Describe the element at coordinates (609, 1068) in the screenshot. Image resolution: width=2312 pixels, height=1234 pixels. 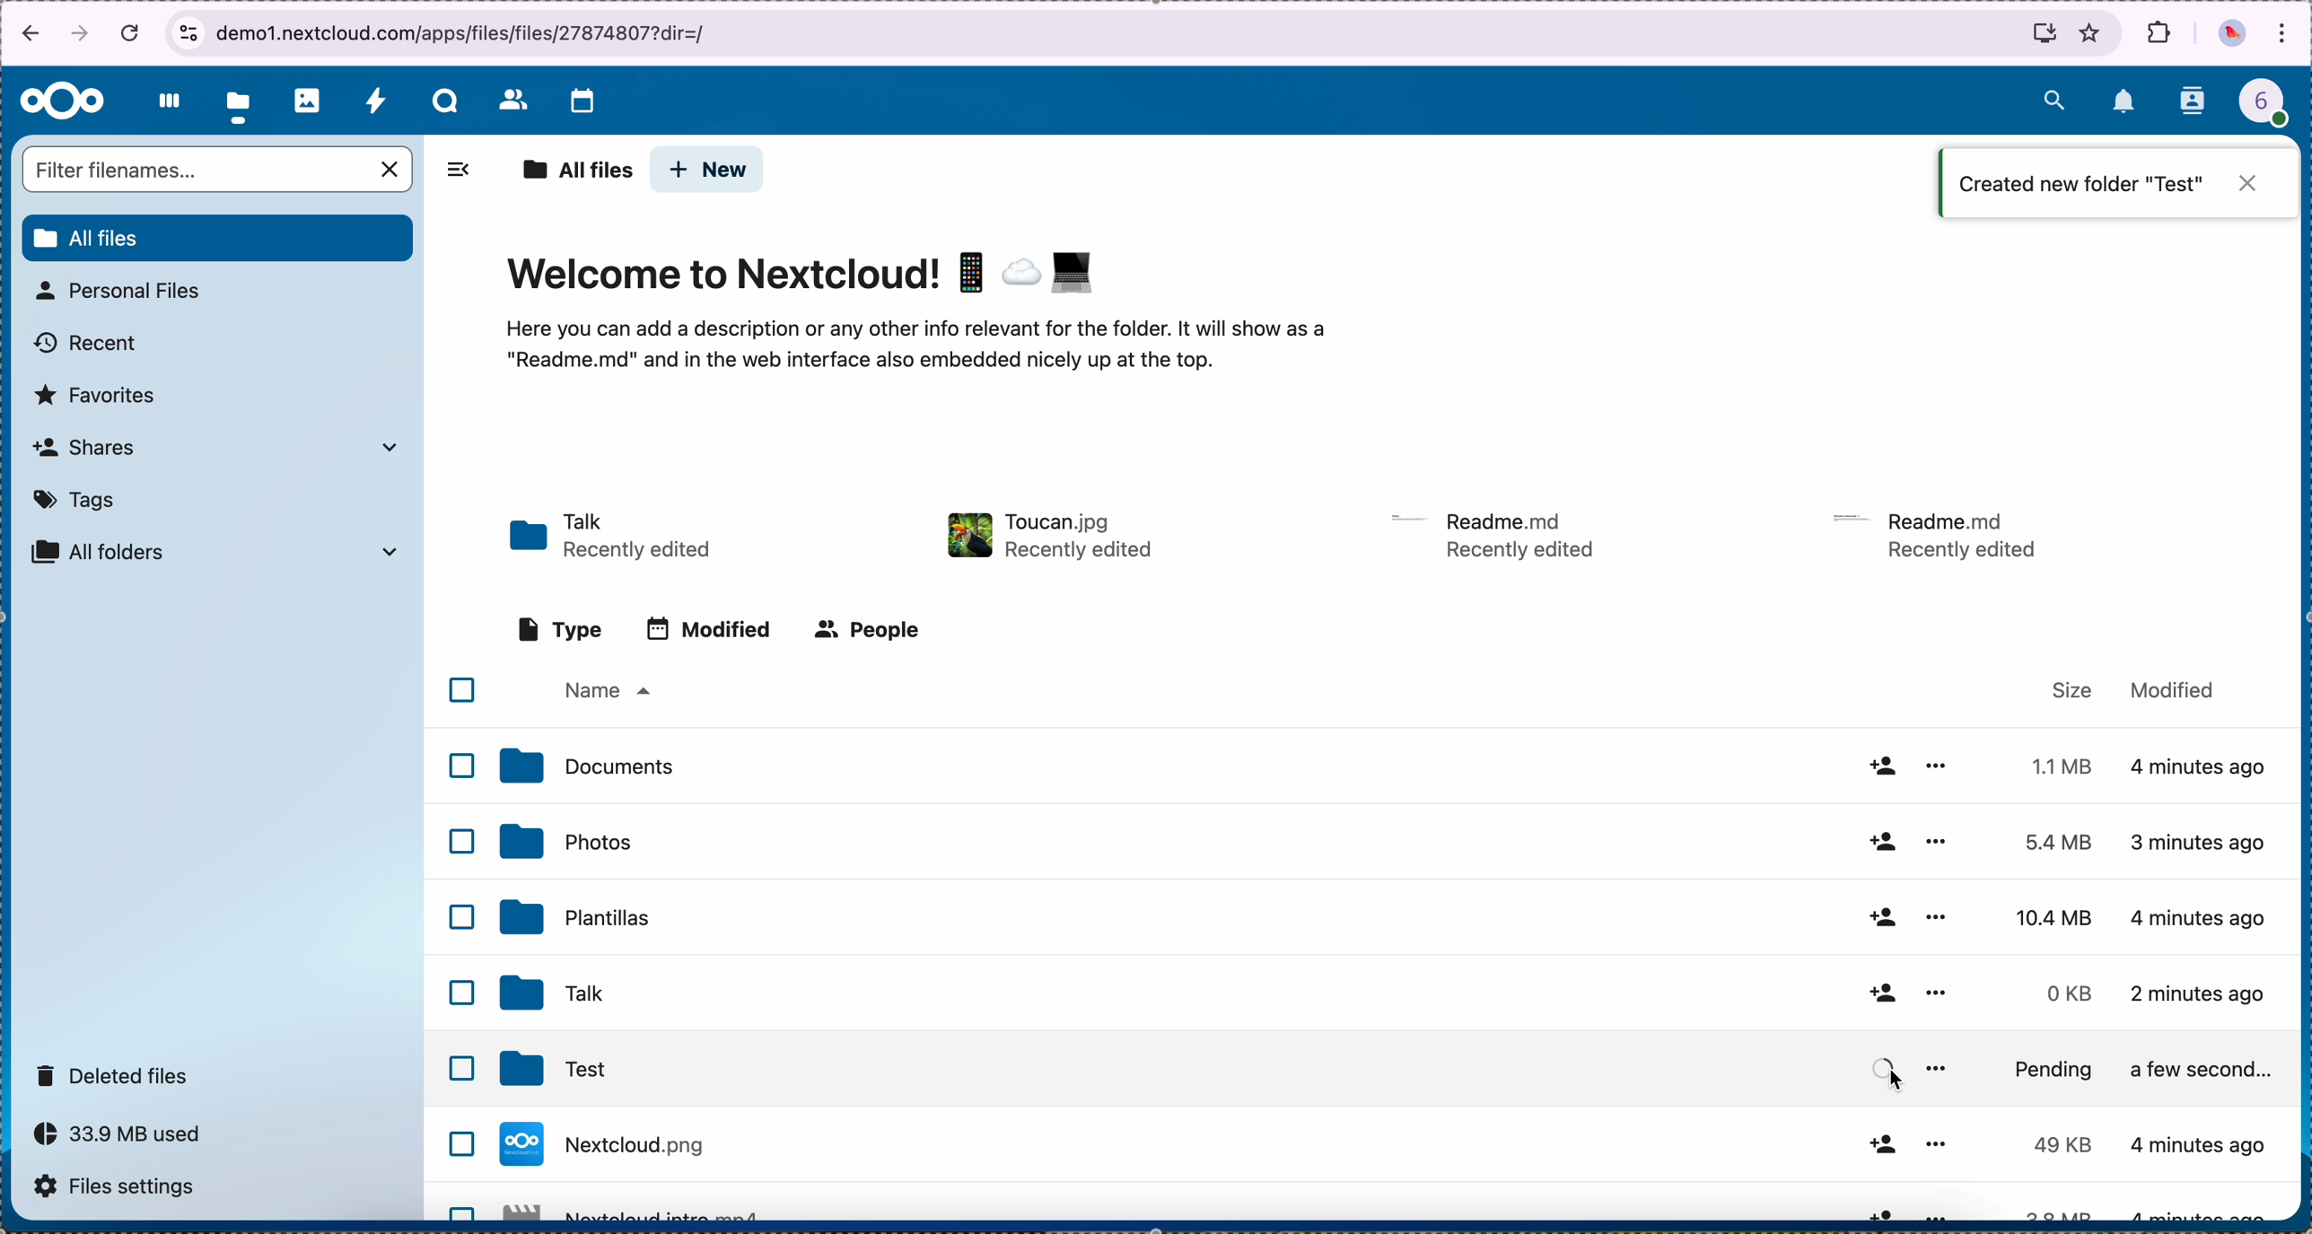
I see `Nextcloud file` at that location.